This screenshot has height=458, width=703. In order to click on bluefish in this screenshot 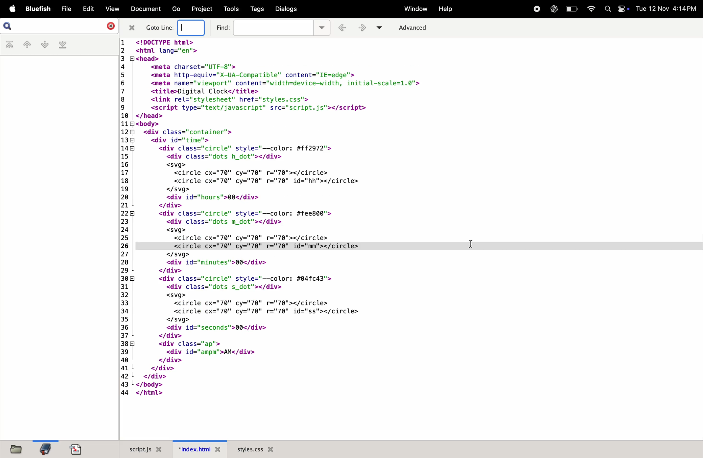, I will do `click(37, 9)`.